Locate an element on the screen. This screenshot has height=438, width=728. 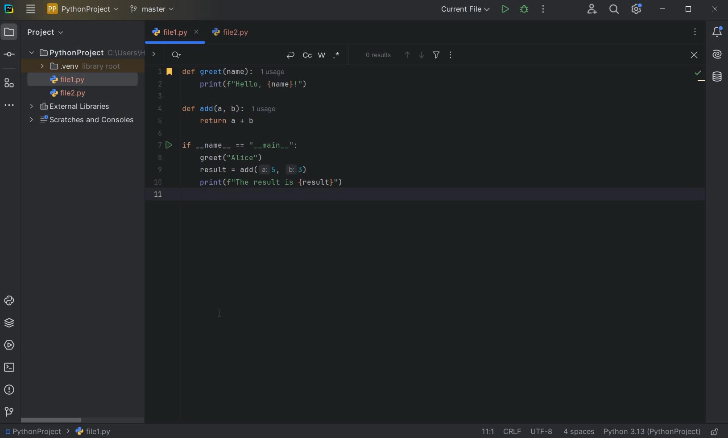
IDE AND PROJECT SETTINGS is located at coordinates (637, 10).